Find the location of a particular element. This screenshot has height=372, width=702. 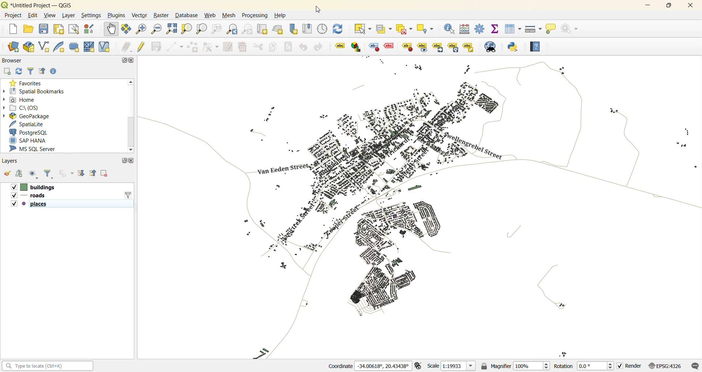

cursor is located at coordinates (318, 9).